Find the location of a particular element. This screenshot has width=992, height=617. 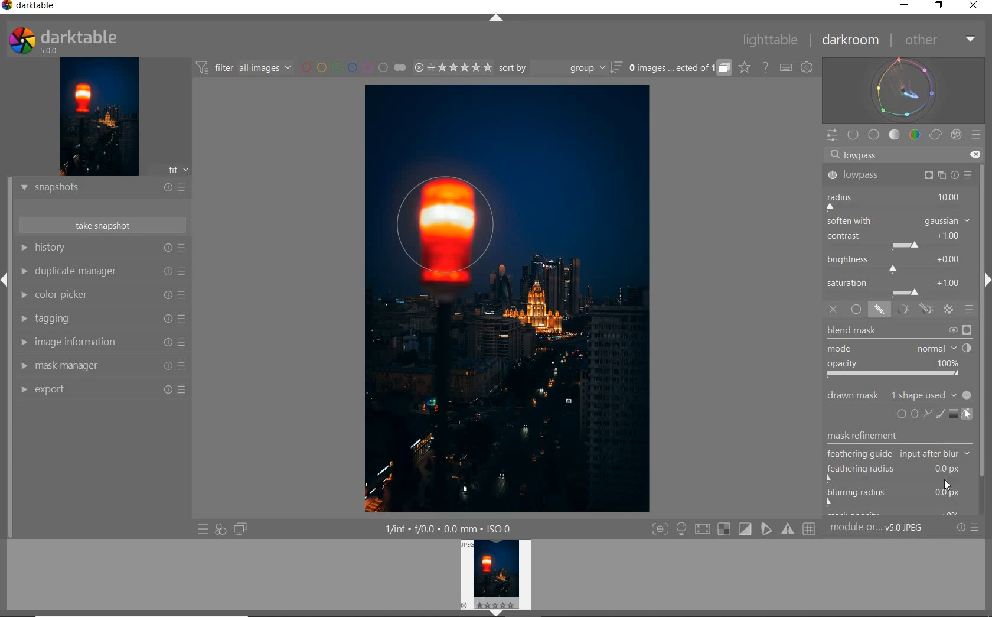

DARKROOM is located at coordinates (853, 41).